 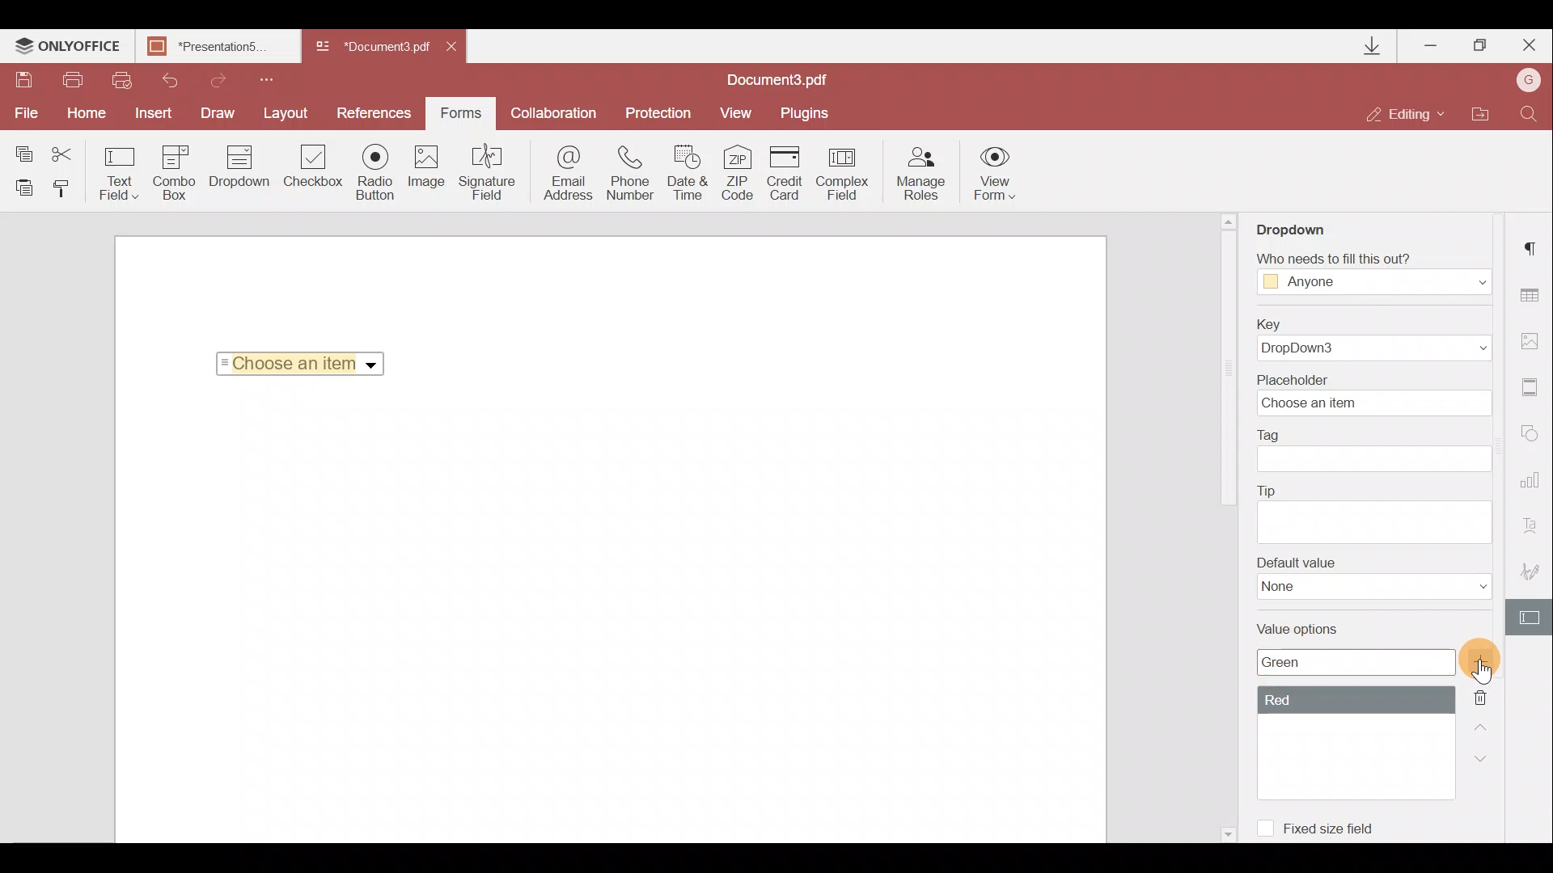 I want to click on Signature field, so click(x=489, y=175).